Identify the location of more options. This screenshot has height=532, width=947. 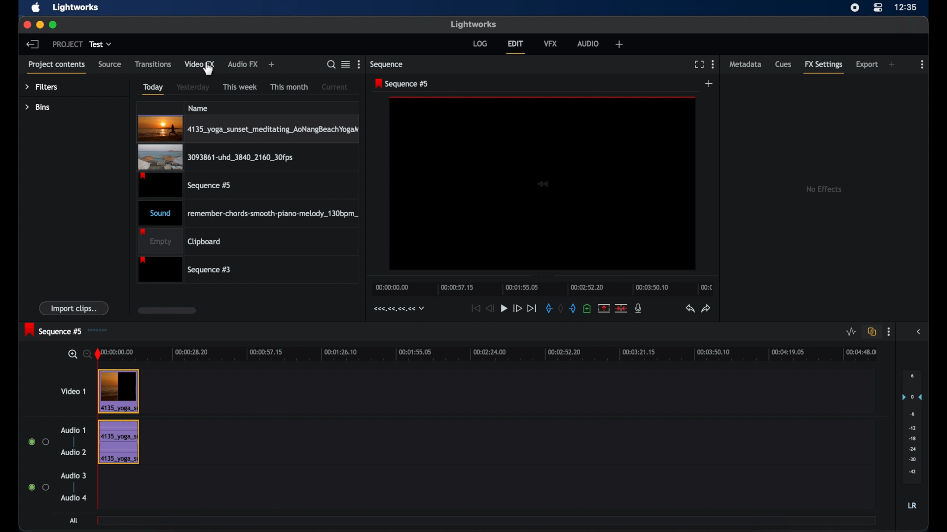
(923, 64).